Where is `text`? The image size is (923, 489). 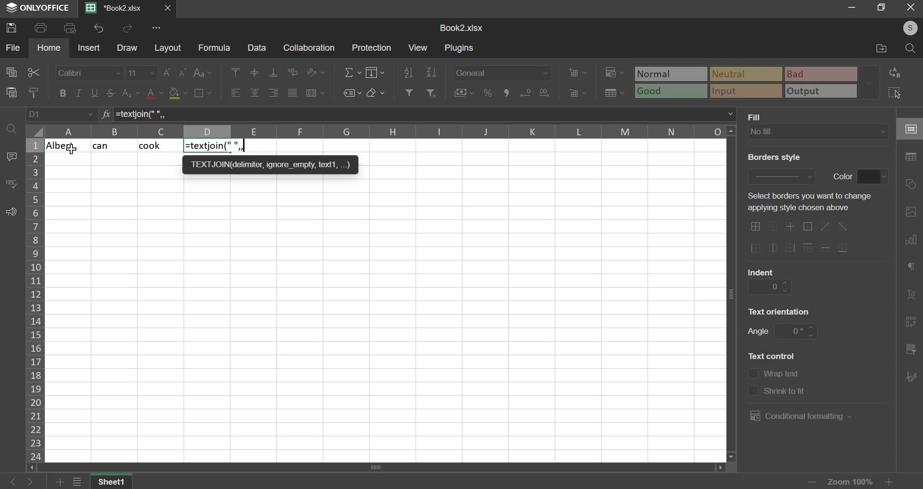
text is located at coordinates (772, 355).